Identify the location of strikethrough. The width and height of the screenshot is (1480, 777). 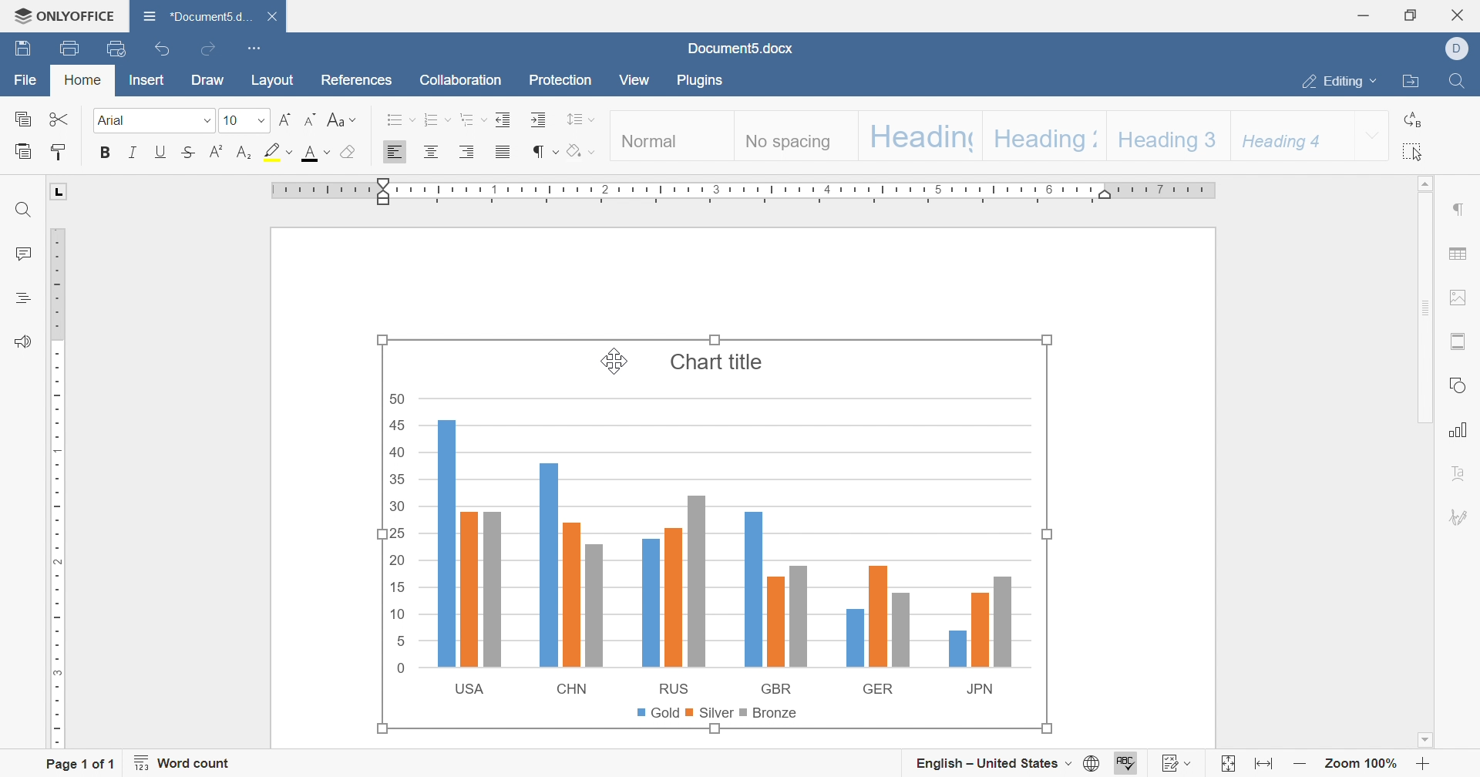
(188, 152).